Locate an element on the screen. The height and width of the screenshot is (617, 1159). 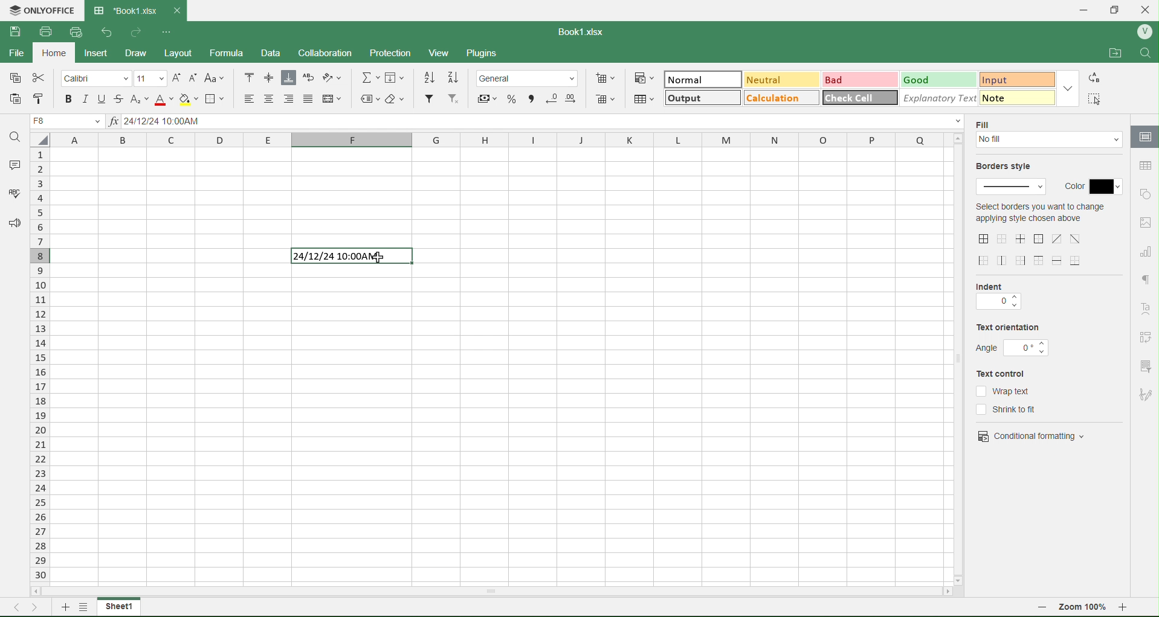
Paste is located at coordinates (15, 98).